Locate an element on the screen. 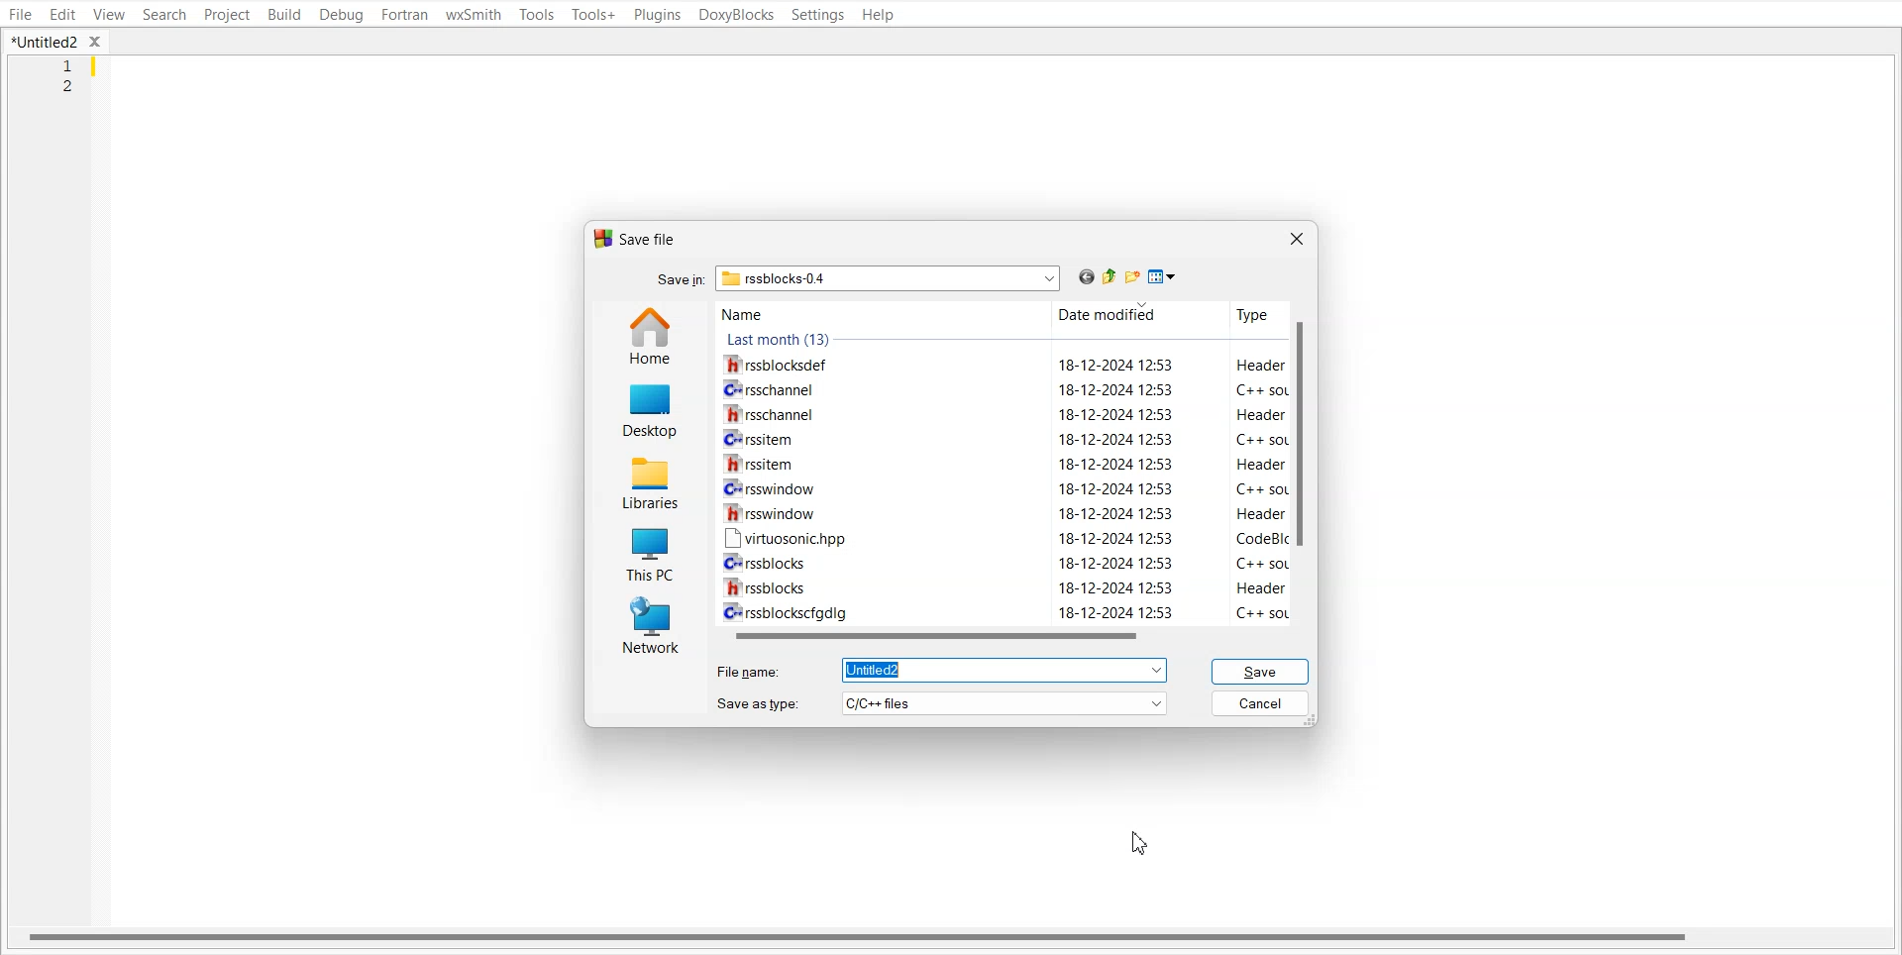 Image resolution: width=1902 pixels, height=955 pixels. Horizontal scroll bar is located at coordinates (1002, 636).